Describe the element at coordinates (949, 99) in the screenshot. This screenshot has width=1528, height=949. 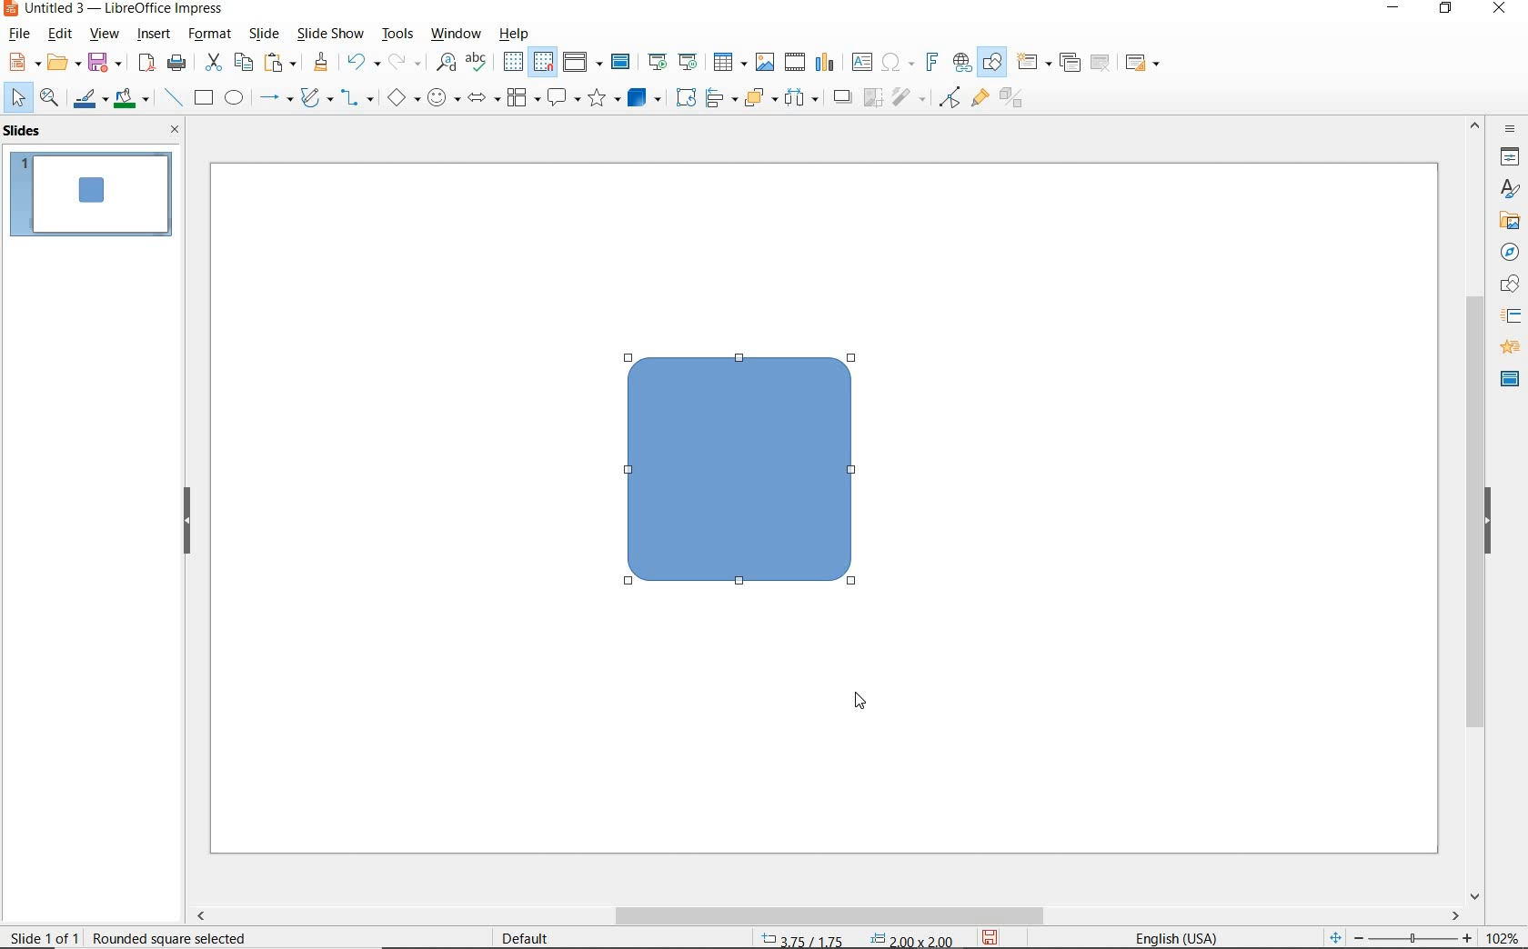
I see `toggle point edit mode` at that location.